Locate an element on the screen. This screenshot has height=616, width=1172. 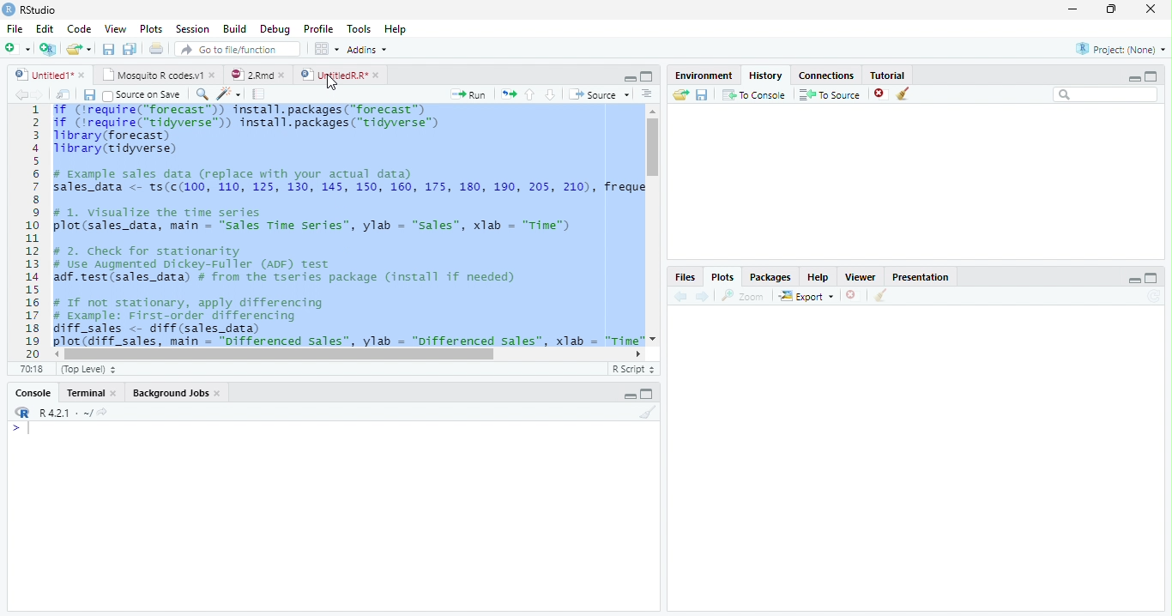
Next is located at coordinates (39, 94).